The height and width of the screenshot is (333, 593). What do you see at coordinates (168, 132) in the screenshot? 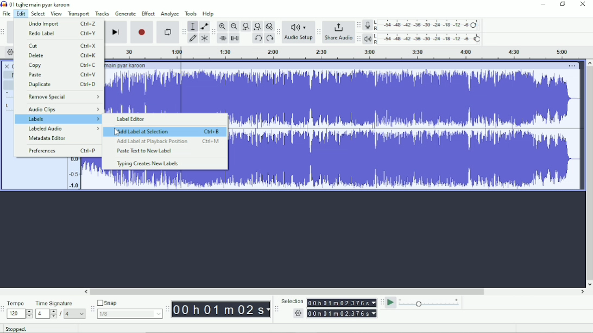
I see `Add Label at Selection` at bounding box center [168, 132].